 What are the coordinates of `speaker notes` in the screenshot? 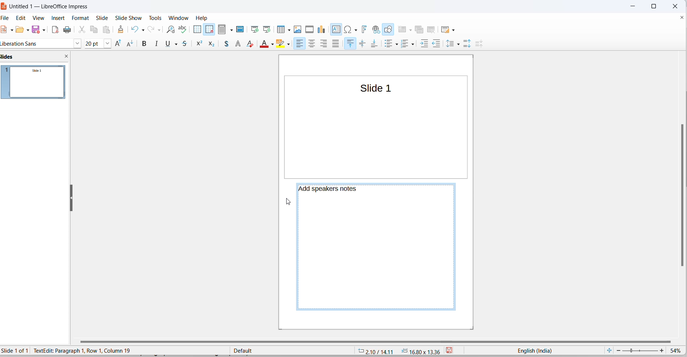 It's located at (330, 189).